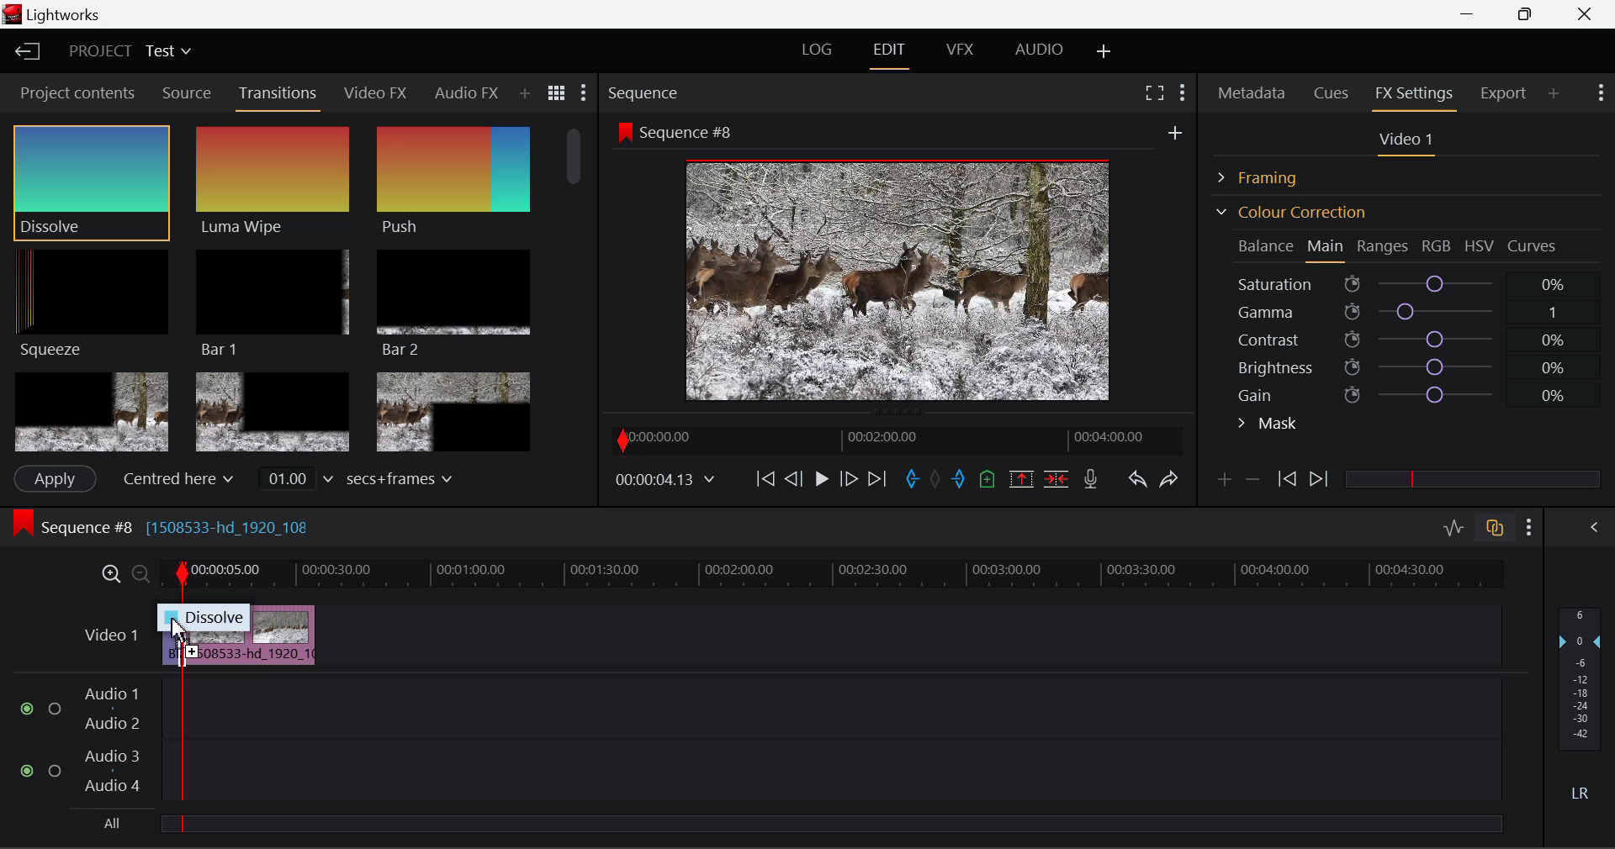  I want to click on Main Tab Open, so click(1326, 248).